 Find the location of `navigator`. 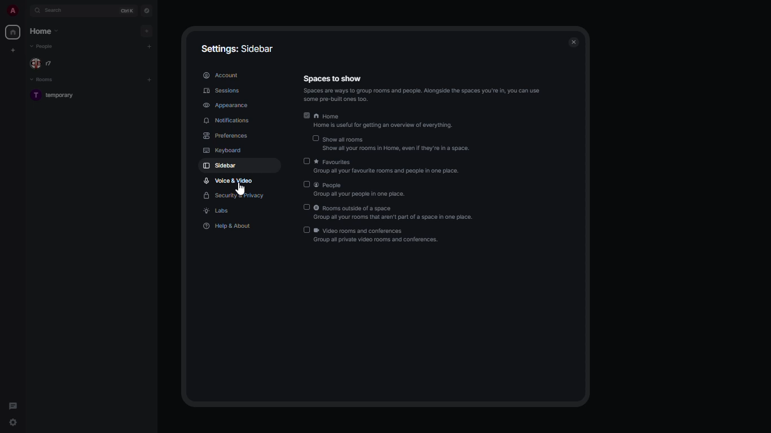

navigator is located at coordinates (146, 11).